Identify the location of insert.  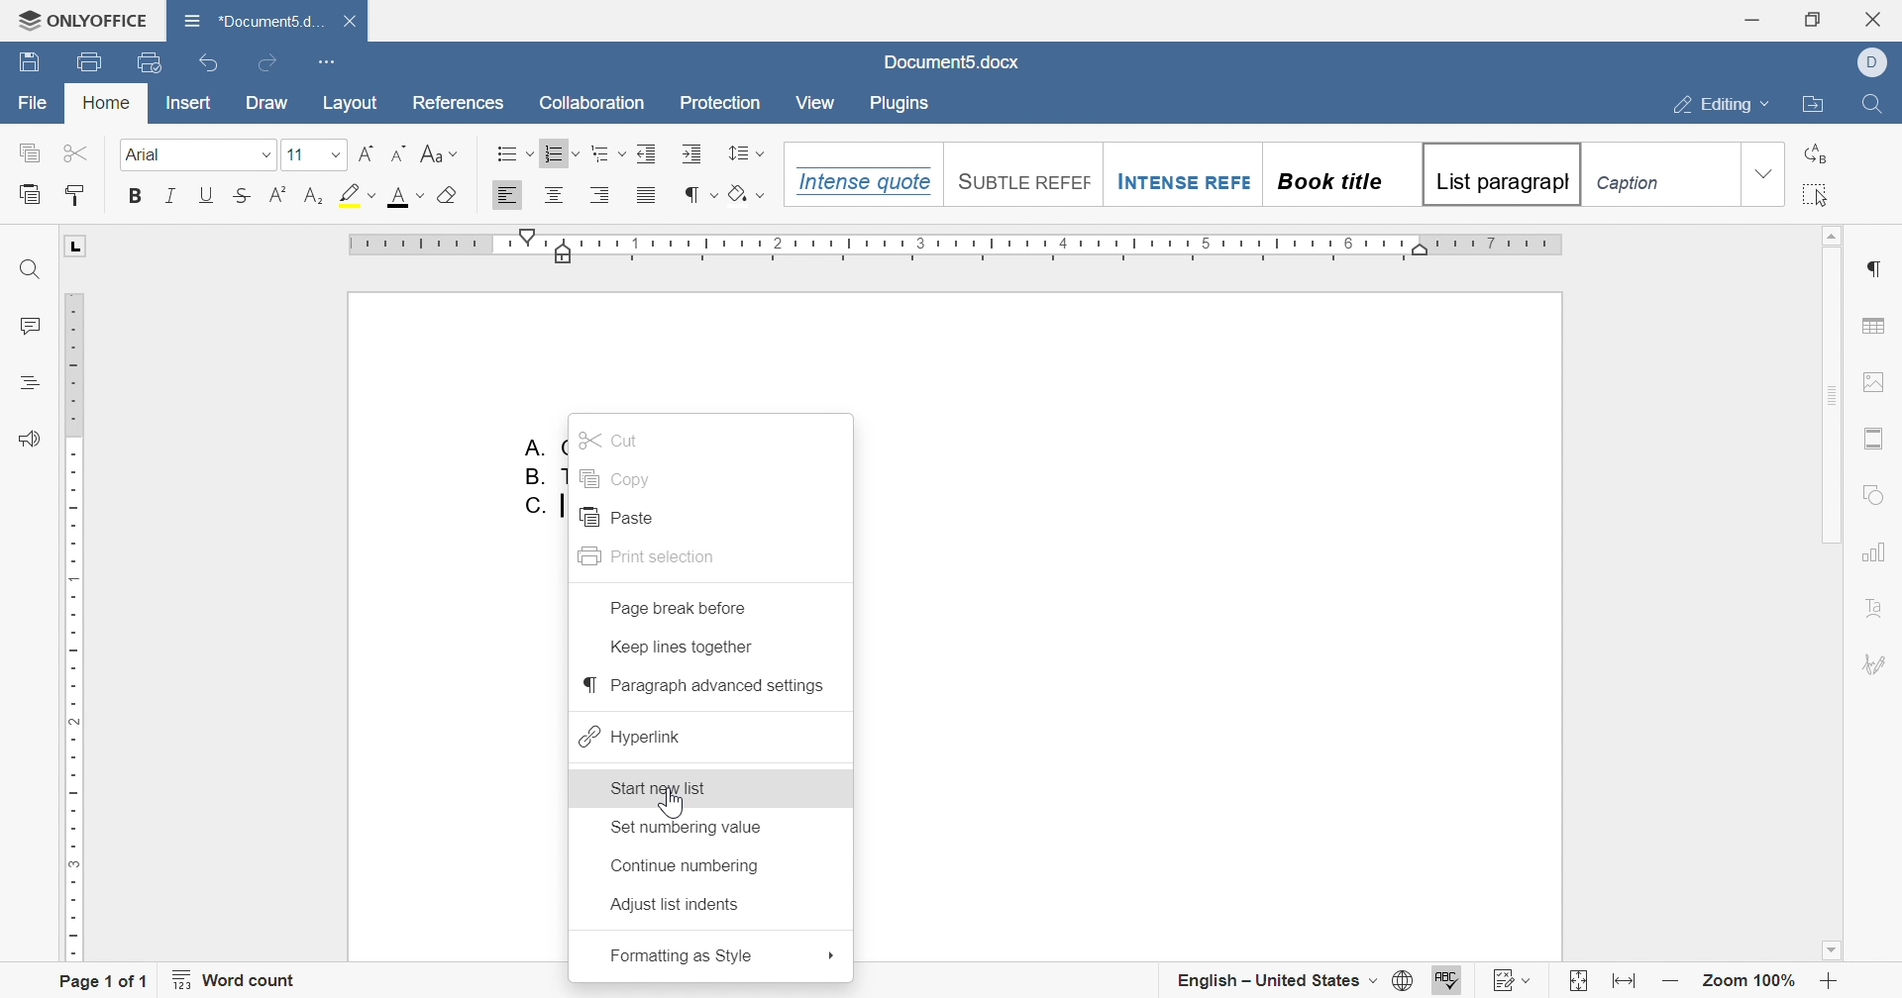
(189, 102).